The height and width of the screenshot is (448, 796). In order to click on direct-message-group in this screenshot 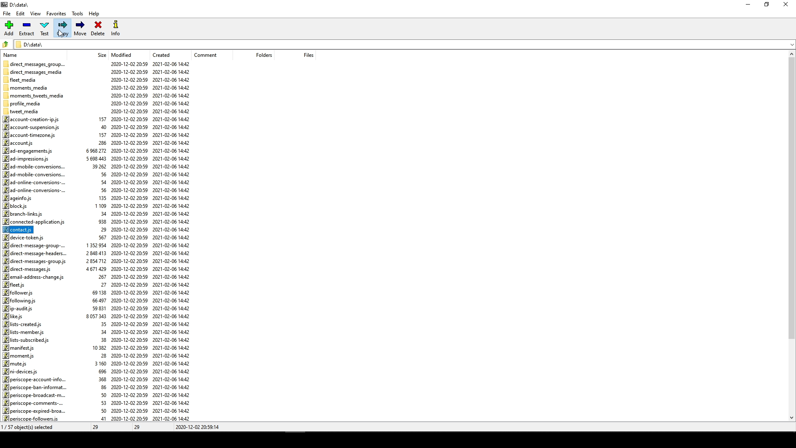, I will do `click(36, 246)`.